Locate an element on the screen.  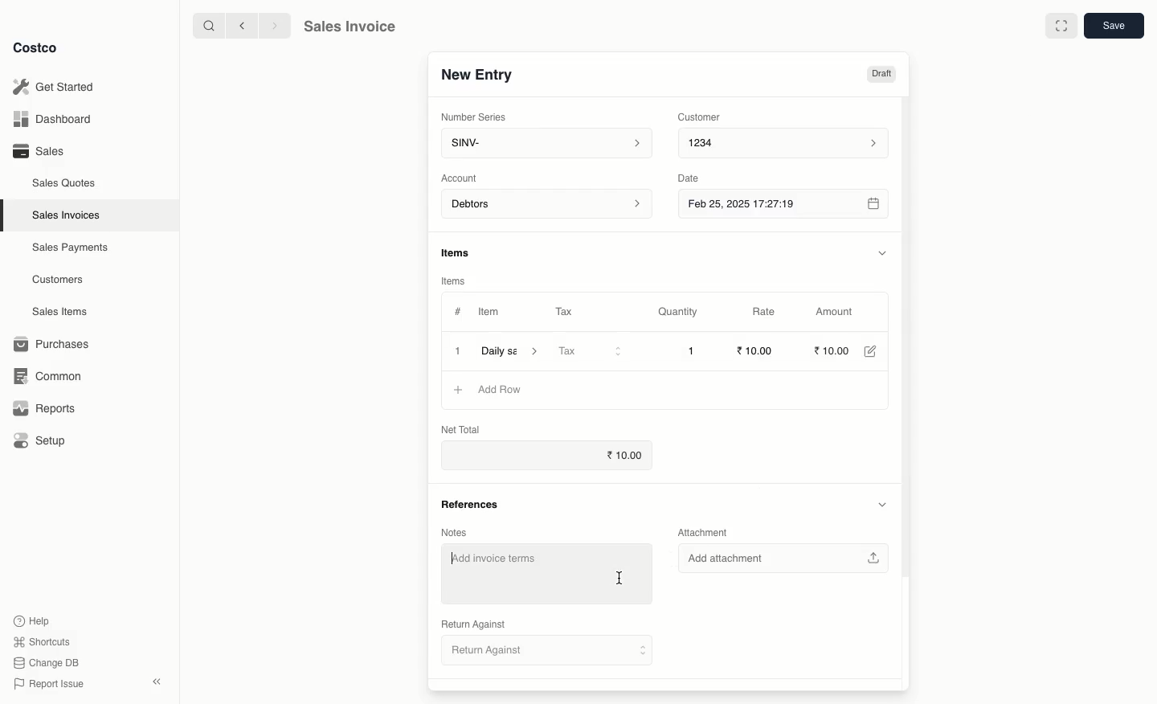
Attachment is located at coordinates (706, 532).